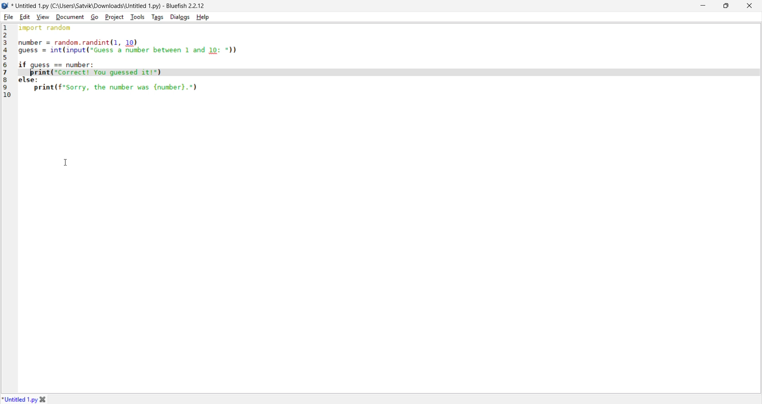  What do you see at coordinates (44, 17) in the screenshot?
I see `view` at bounding box center [44, 17].